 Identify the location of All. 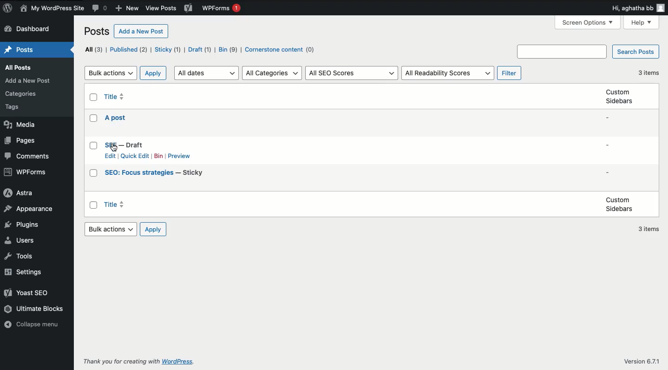
(95, 50).